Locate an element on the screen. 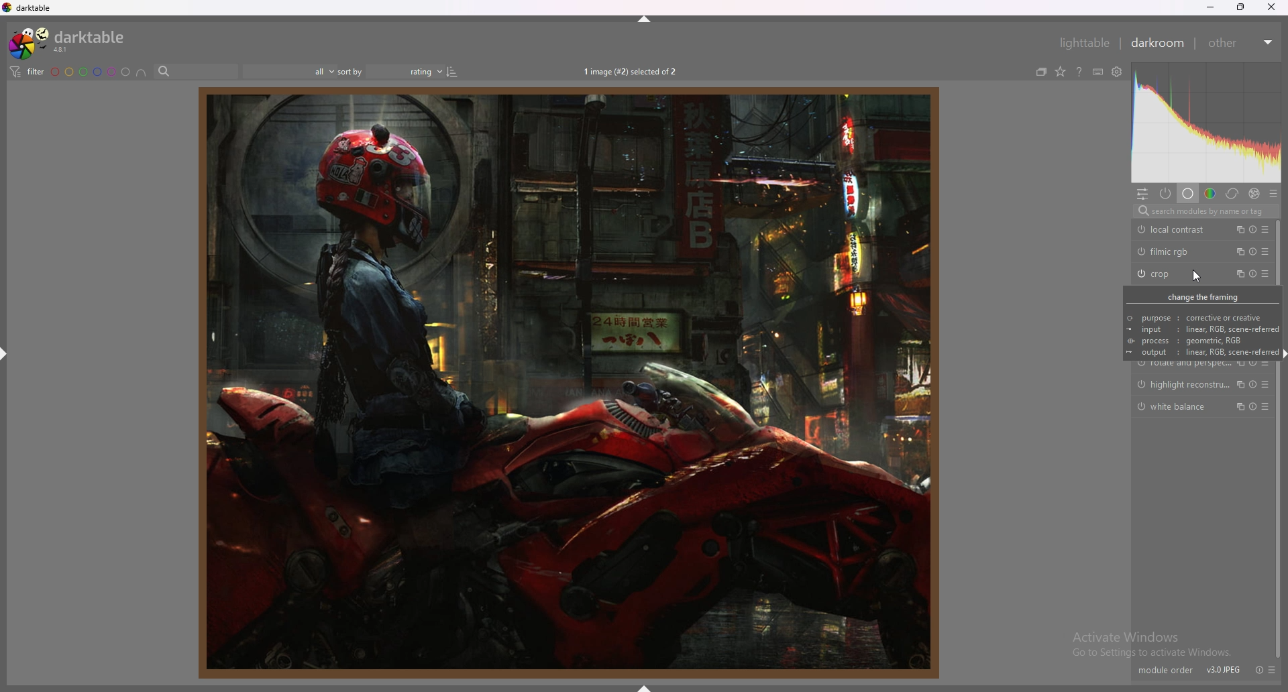 The height and width of the screenshot is (692, 1288). lighttable is located at coordinates (1084, 43).